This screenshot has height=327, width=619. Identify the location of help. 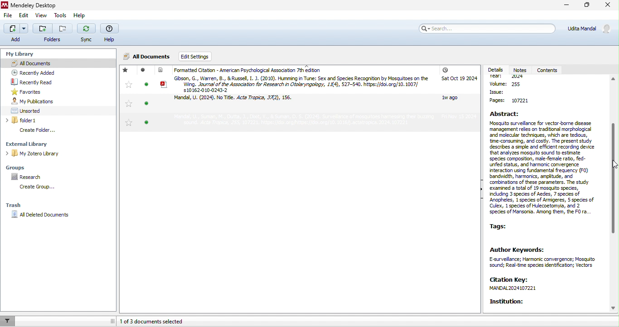
(78, 15).